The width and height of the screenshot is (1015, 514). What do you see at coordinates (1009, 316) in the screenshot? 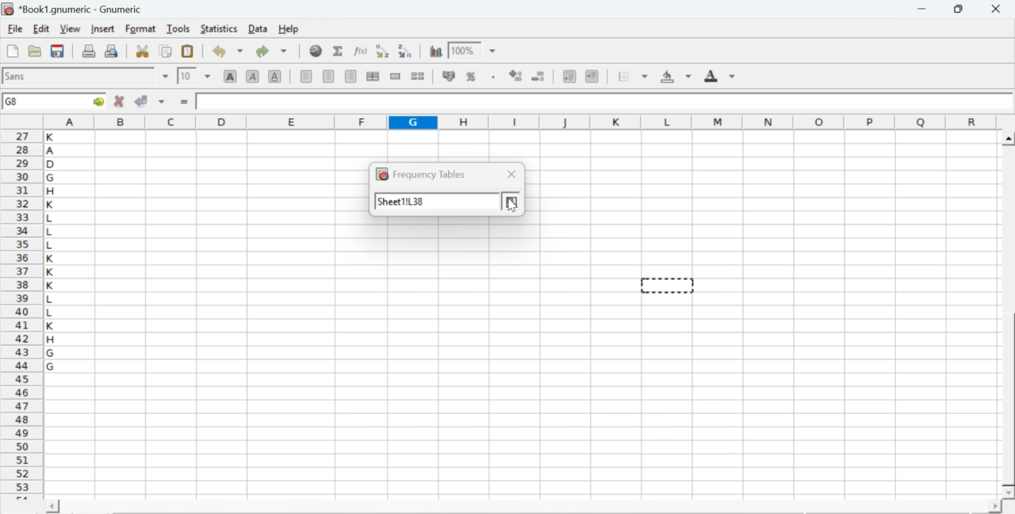
I see `scroll bar` at bounding box center [1009, 316].